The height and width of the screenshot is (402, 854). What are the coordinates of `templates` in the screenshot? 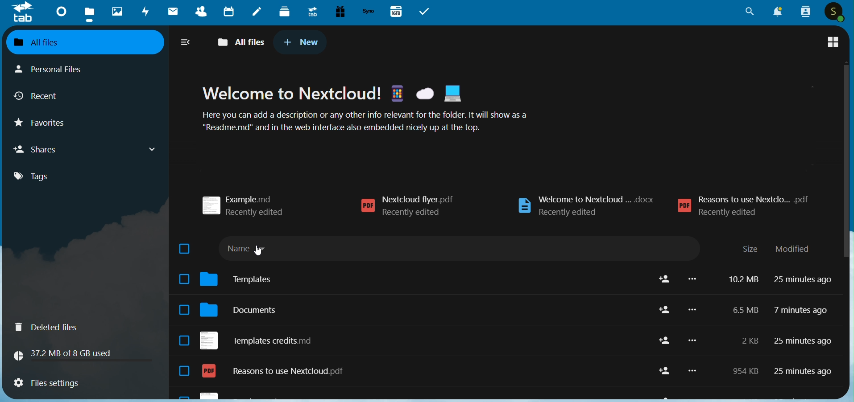 It's located at (242, 277).